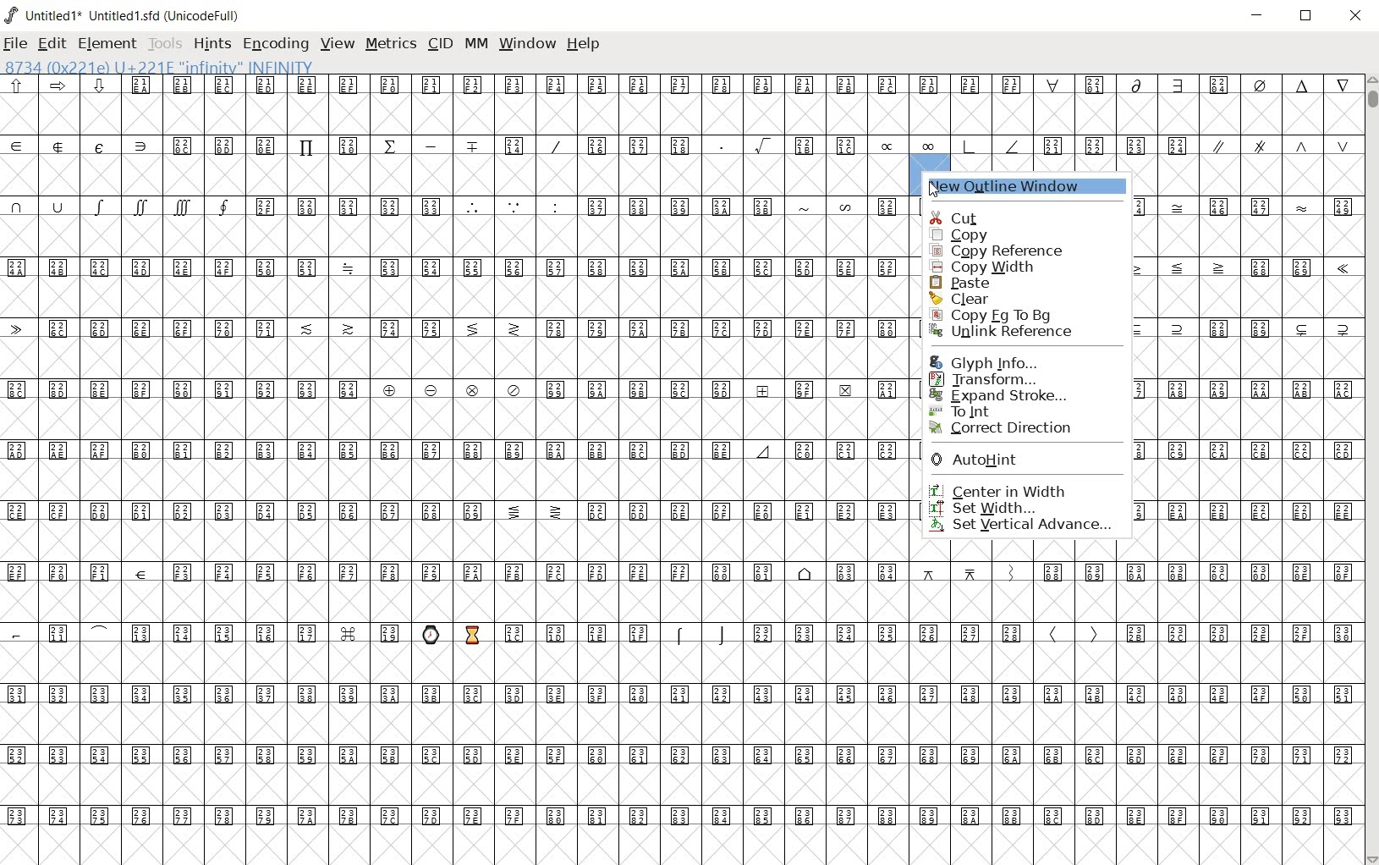 This screenshot has width=1379, height=865. Describe the element at coordinates (1026, 507) in the screenshot. I see `set width` at that location.